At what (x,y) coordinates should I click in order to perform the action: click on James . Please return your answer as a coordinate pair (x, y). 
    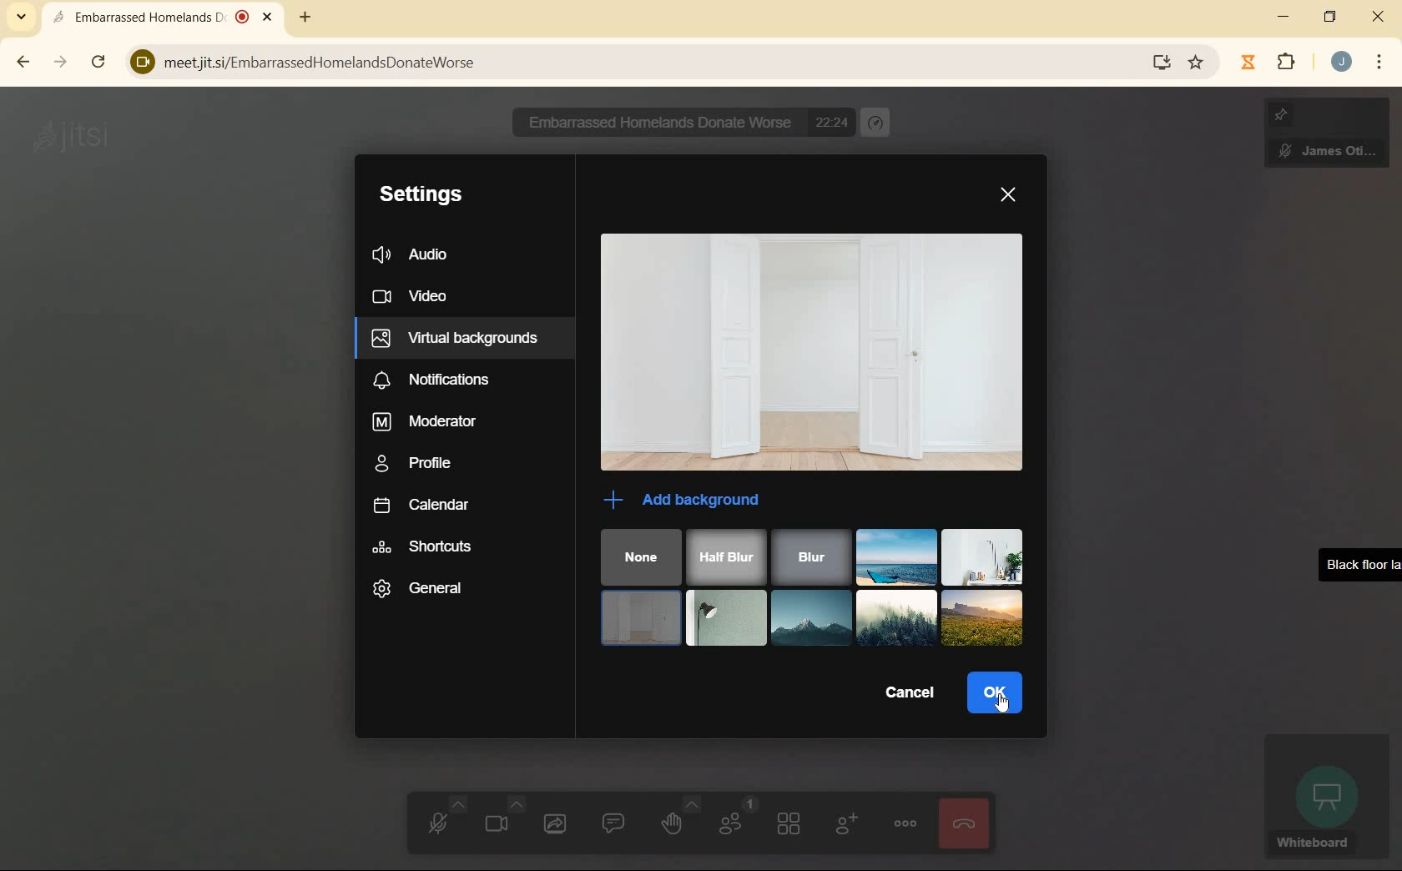
    Looking at the image, I should click on (1327, 138).